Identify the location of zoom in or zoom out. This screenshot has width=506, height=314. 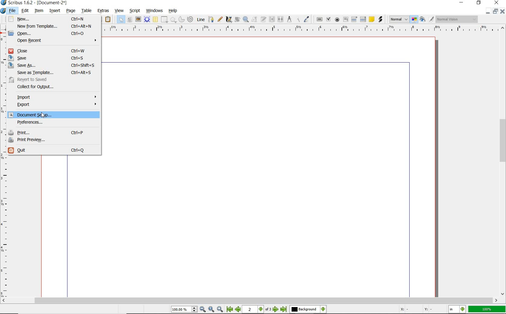
(246, 20).